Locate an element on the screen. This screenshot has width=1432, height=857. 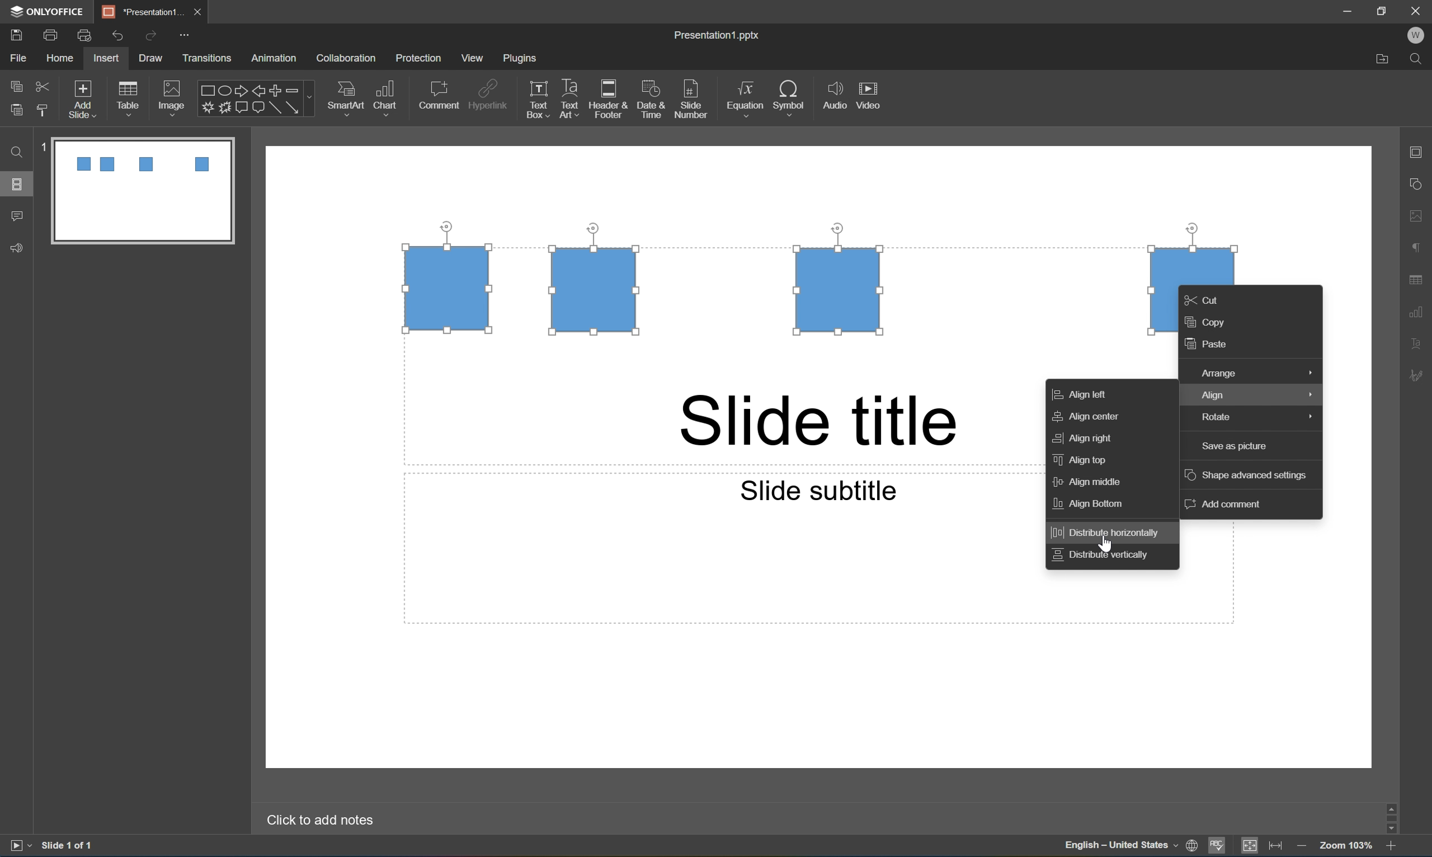
W is located at coordinates (1419, 35).